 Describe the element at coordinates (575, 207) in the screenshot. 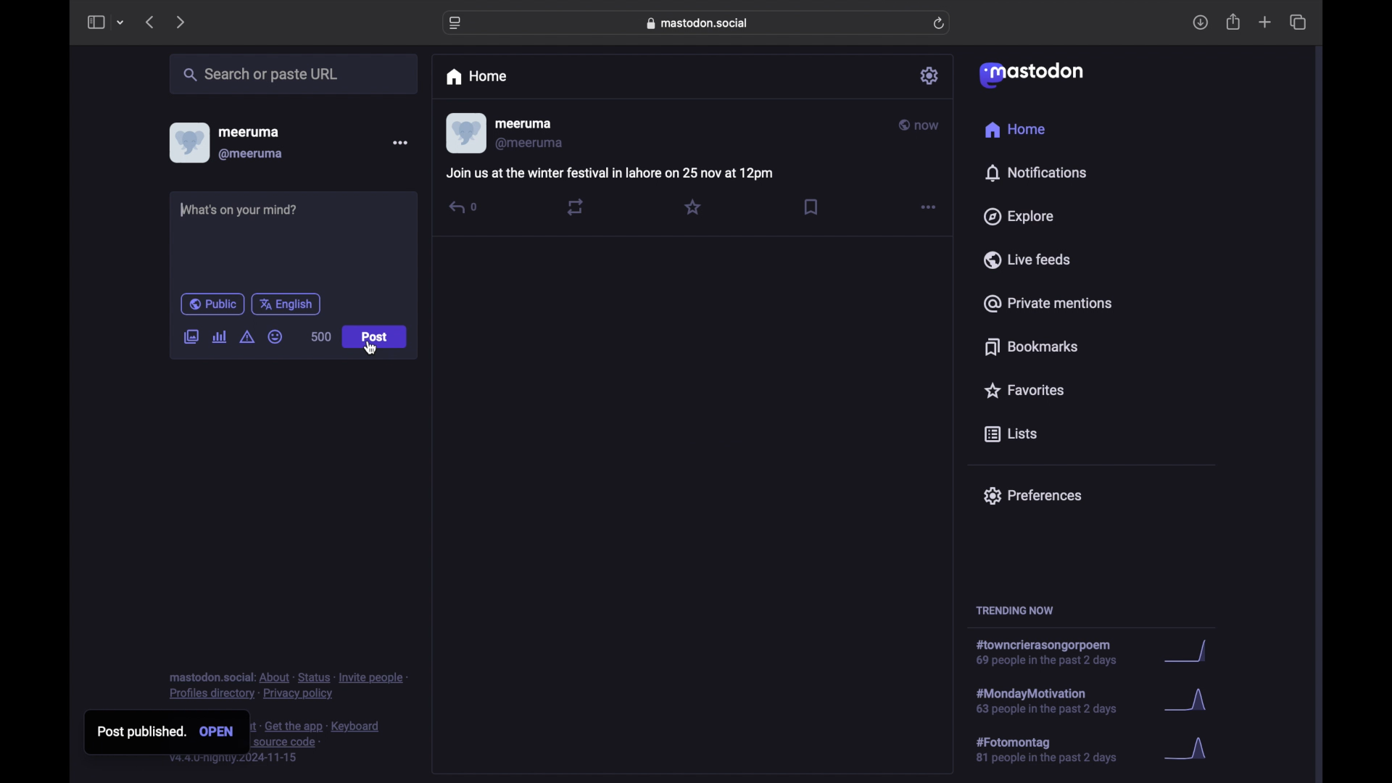

I see `repost` at that location.